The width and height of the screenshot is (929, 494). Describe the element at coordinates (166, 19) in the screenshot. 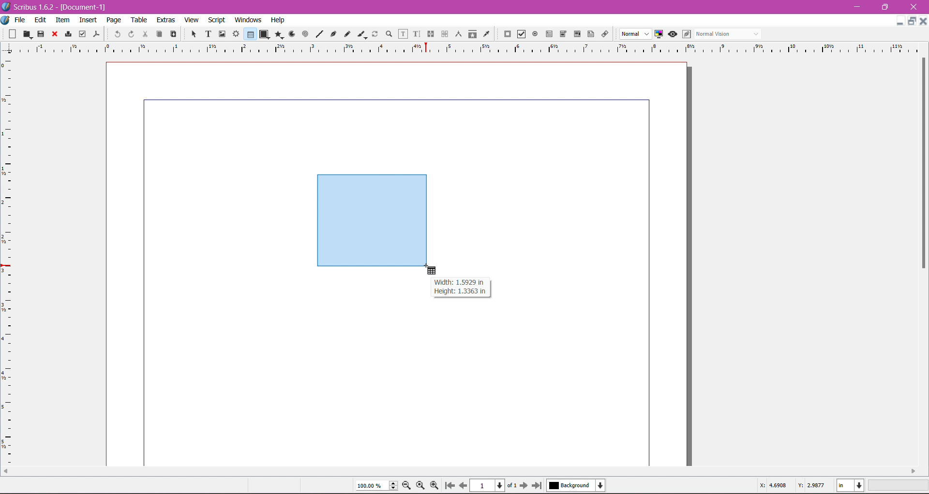

I see `Extras` at that location.